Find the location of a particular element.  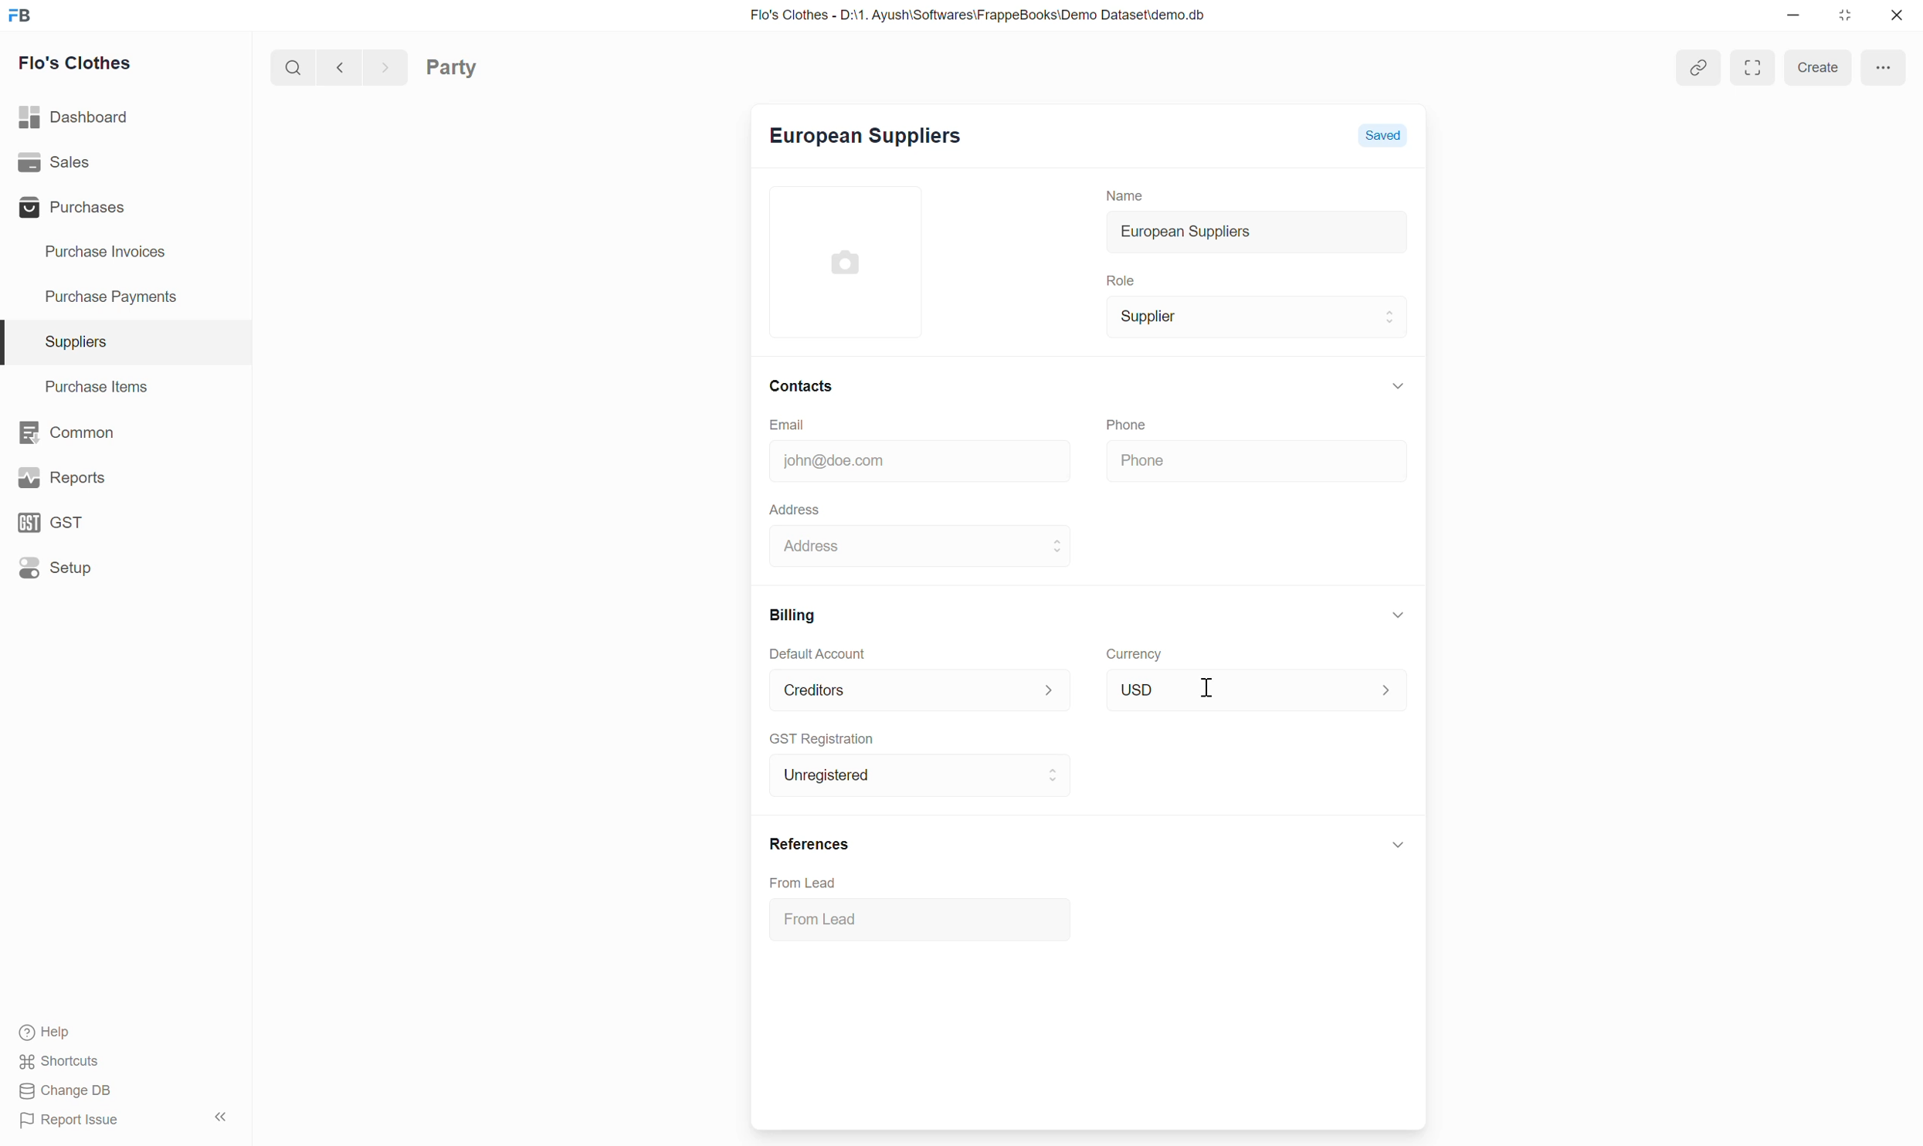

Role is located at coordinates (1114, 278).